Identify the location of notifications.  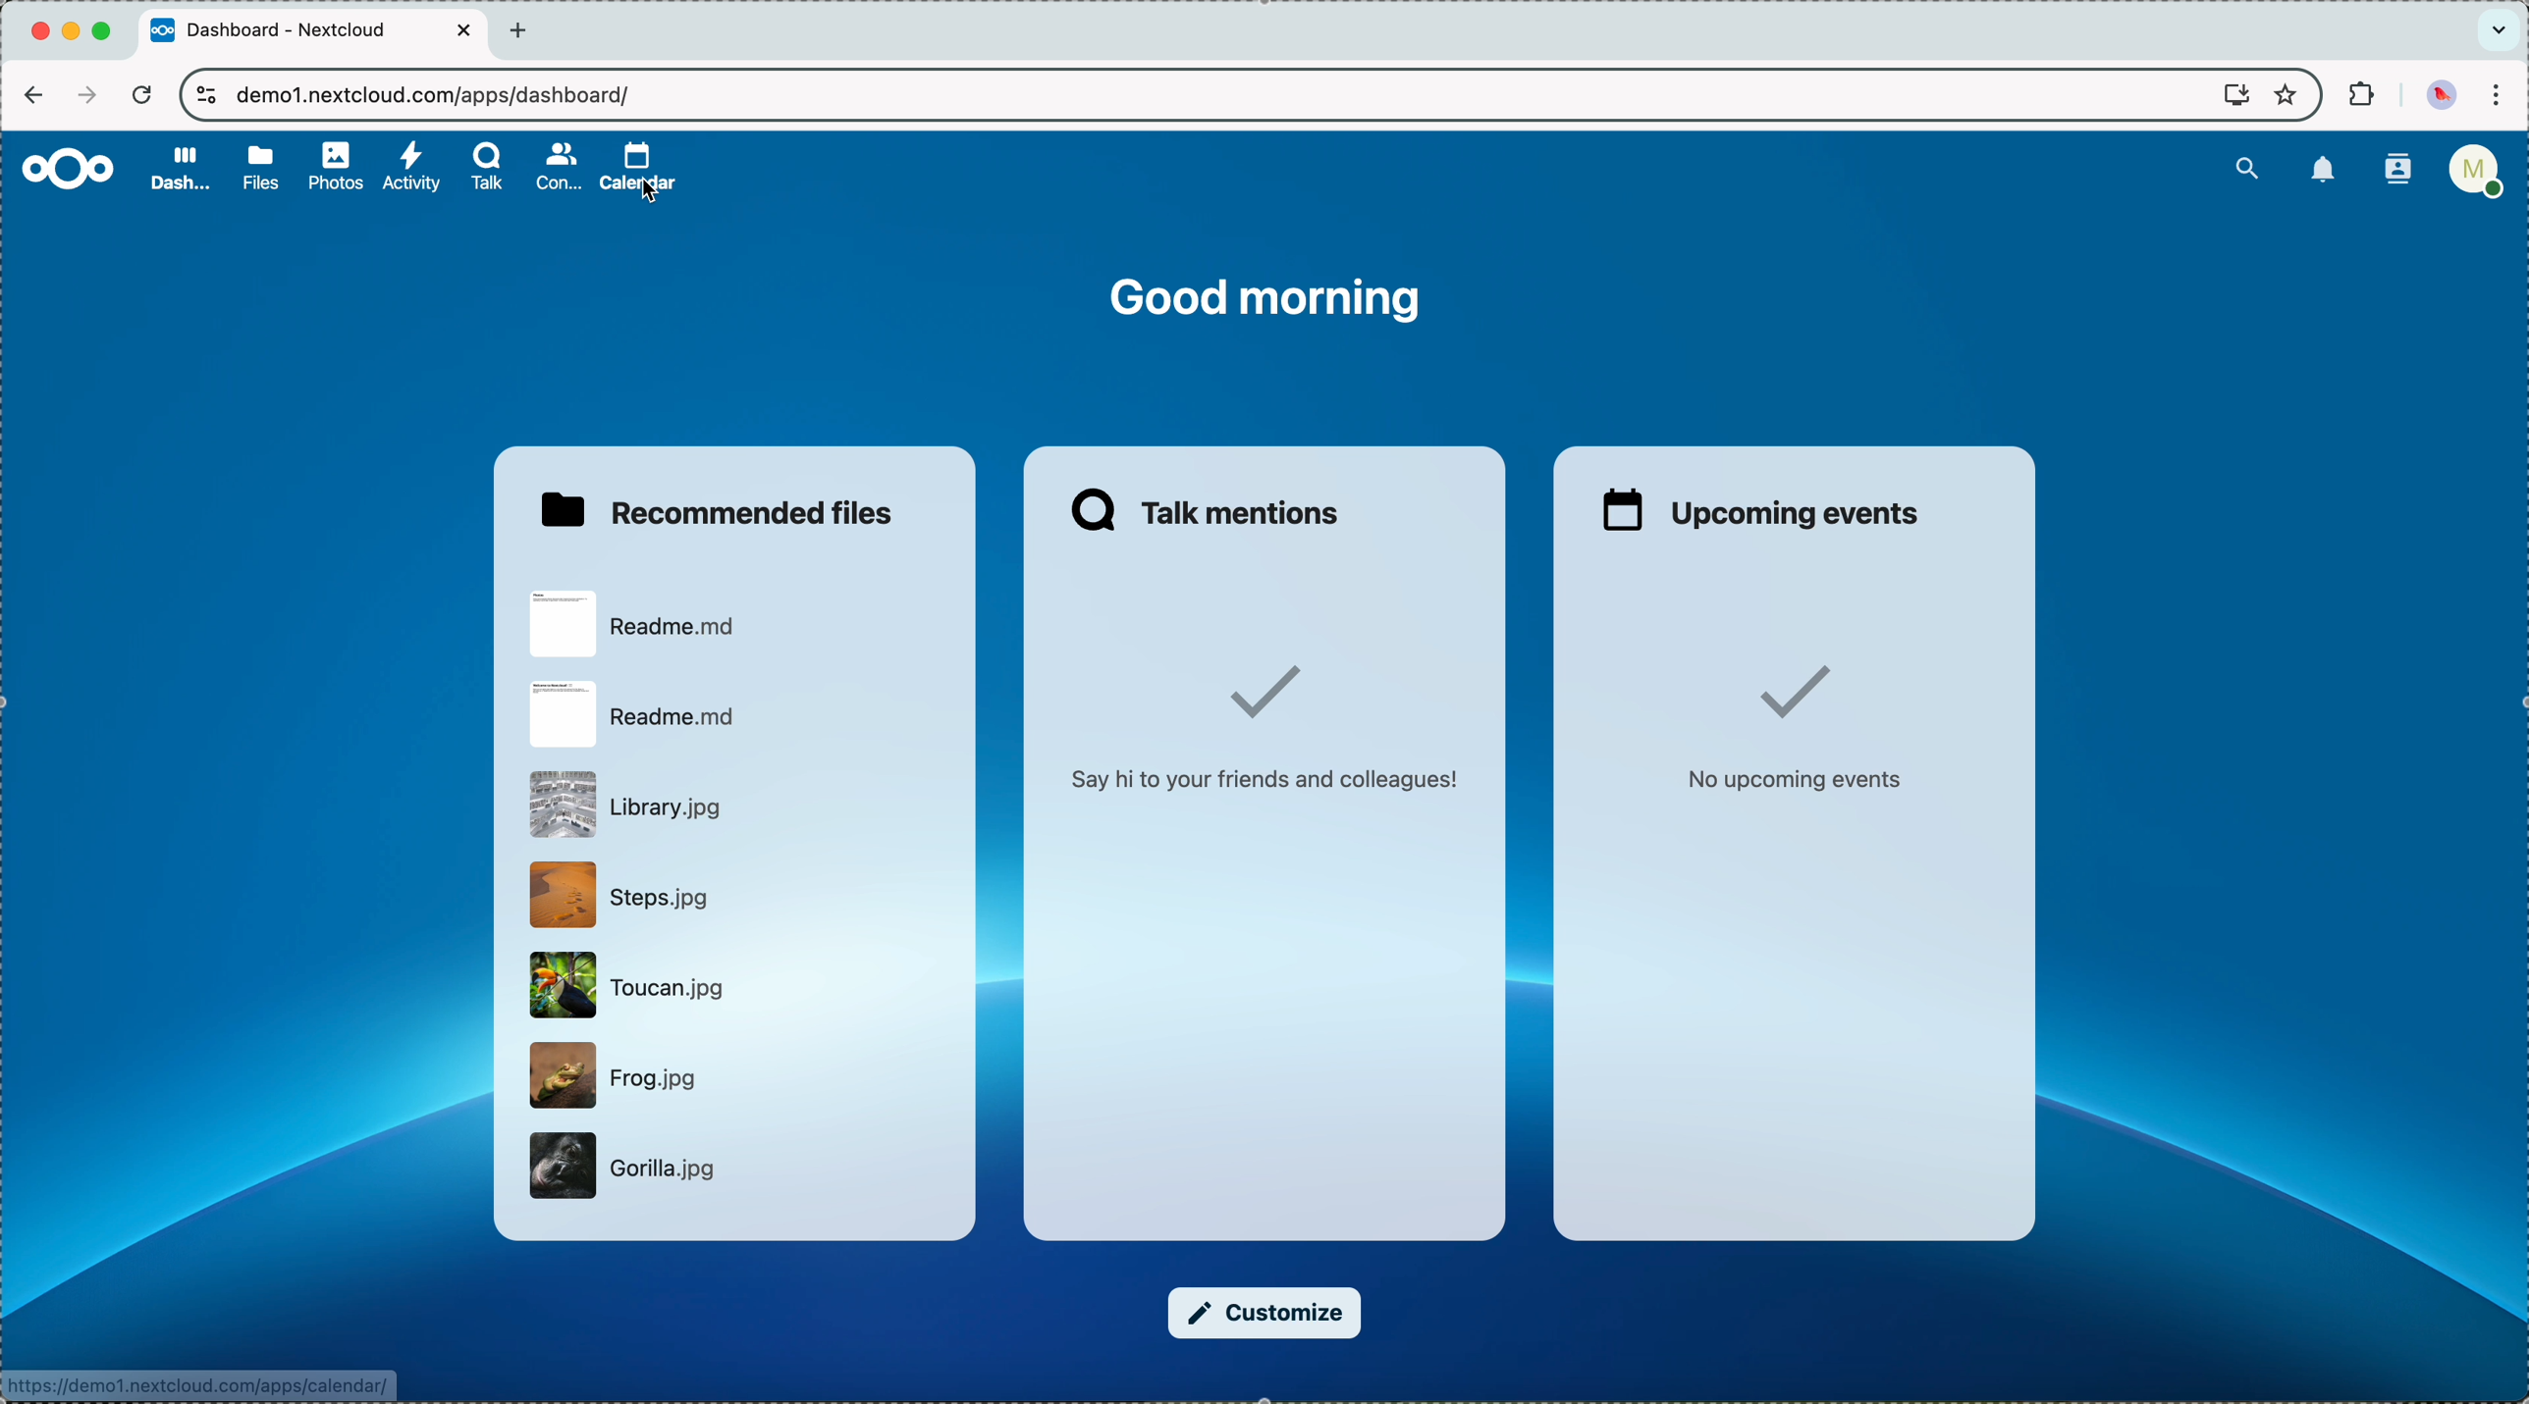
(2324, 171).